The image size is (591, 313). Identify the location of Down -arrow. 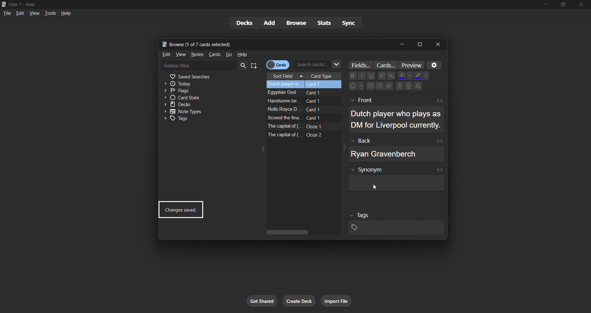
(409, 76).